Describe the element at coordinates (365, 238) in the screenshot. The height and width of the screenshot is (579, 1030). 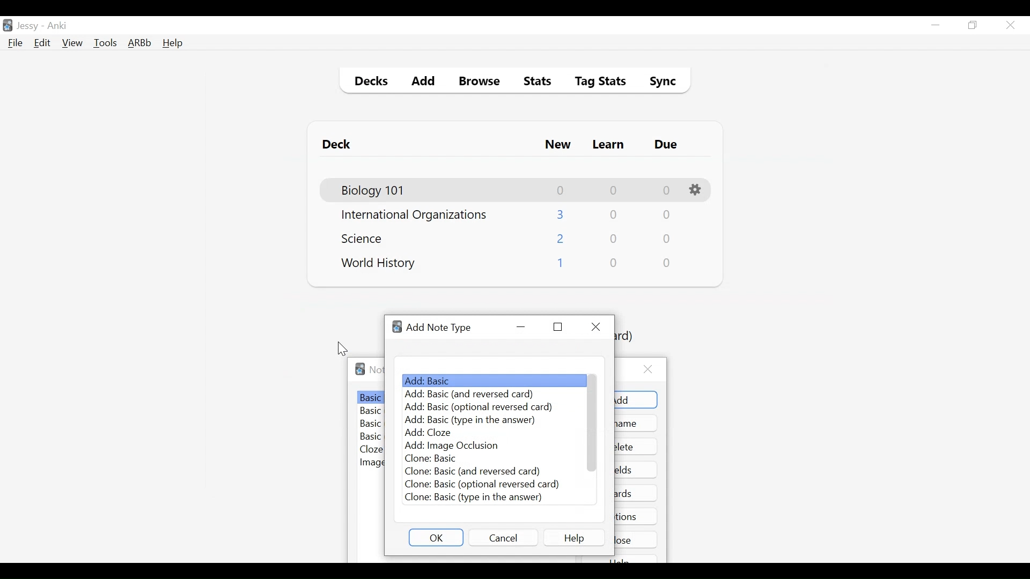
I see `Deck Name` at that location.